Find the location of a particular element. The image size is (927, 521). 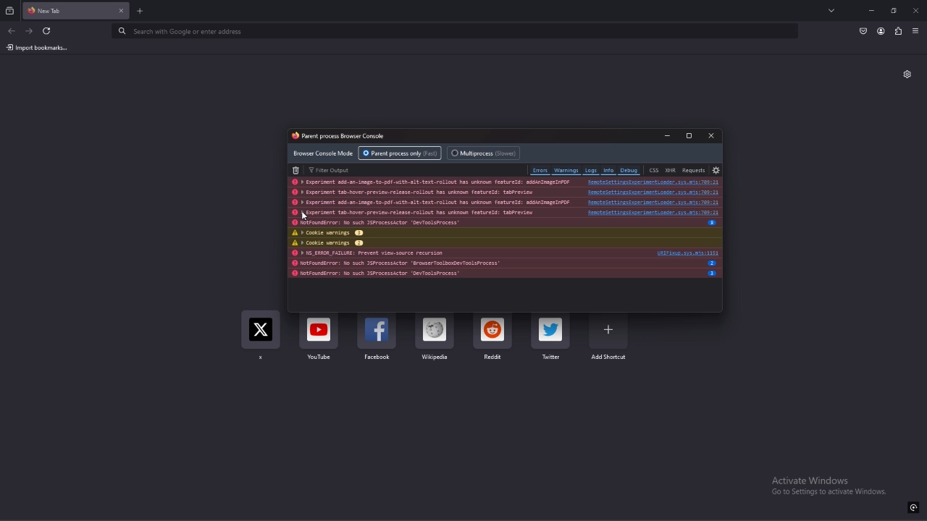

maximize is located at coordinates (689, 136).